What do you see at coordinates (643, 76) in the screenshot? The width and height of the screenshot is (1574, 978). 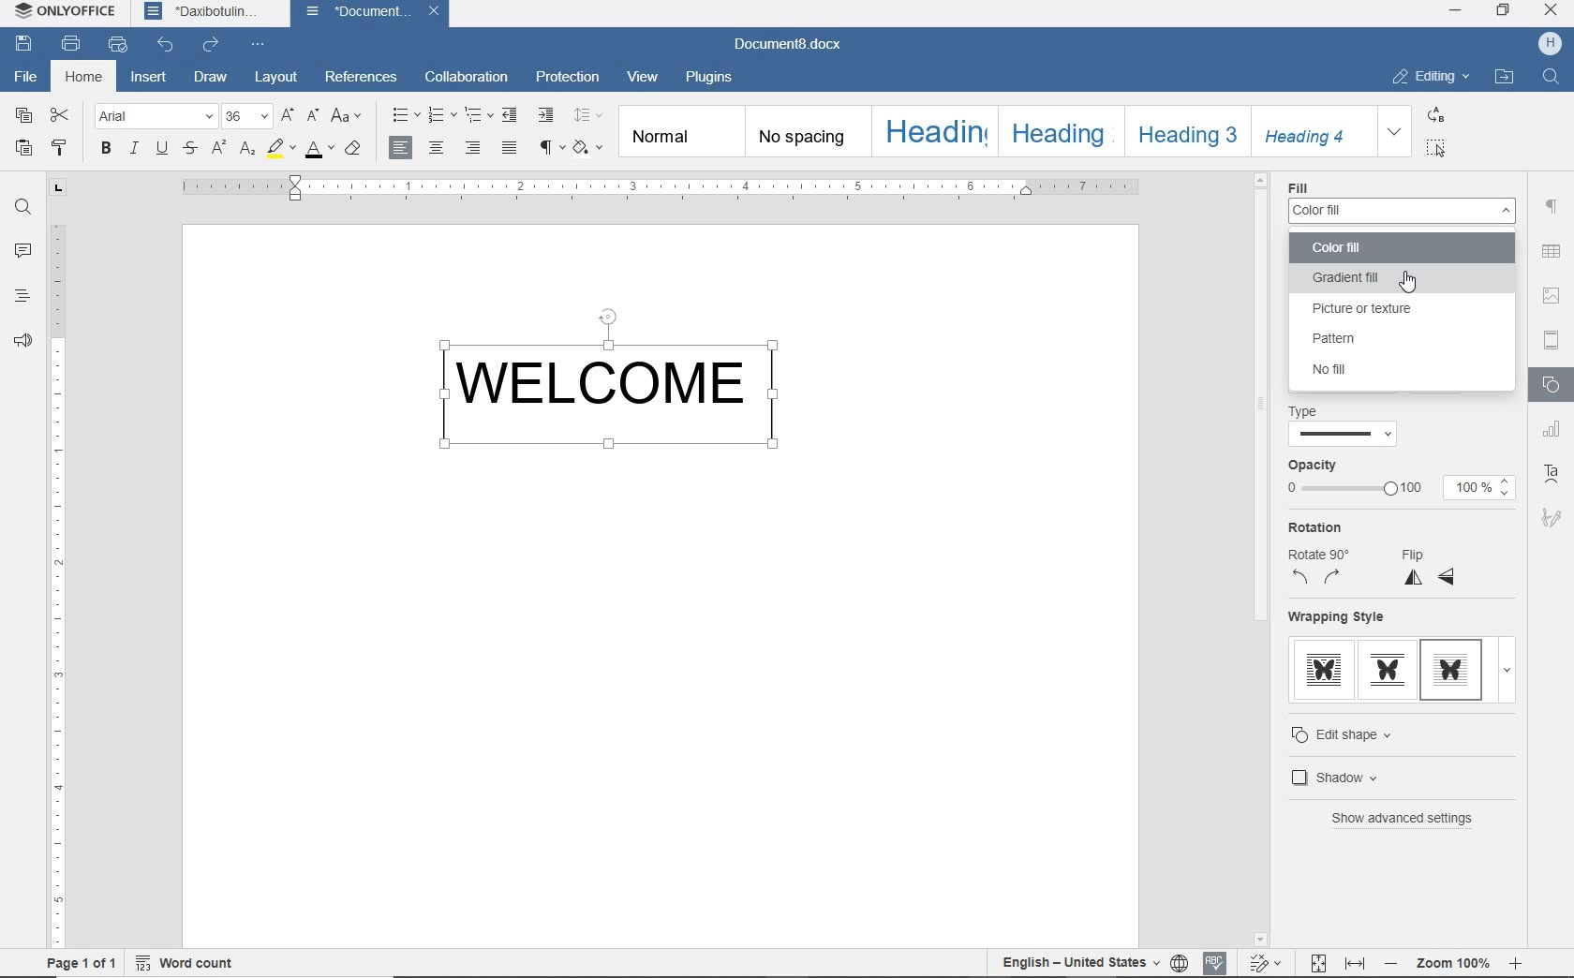 I see `VIEW` at bounding box center [643, 76].